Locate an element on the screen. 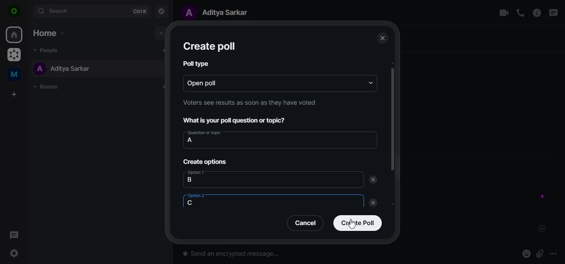 The width and height of the screenshot is (565, 264). Option 2 is located at coordinates (196, 196).